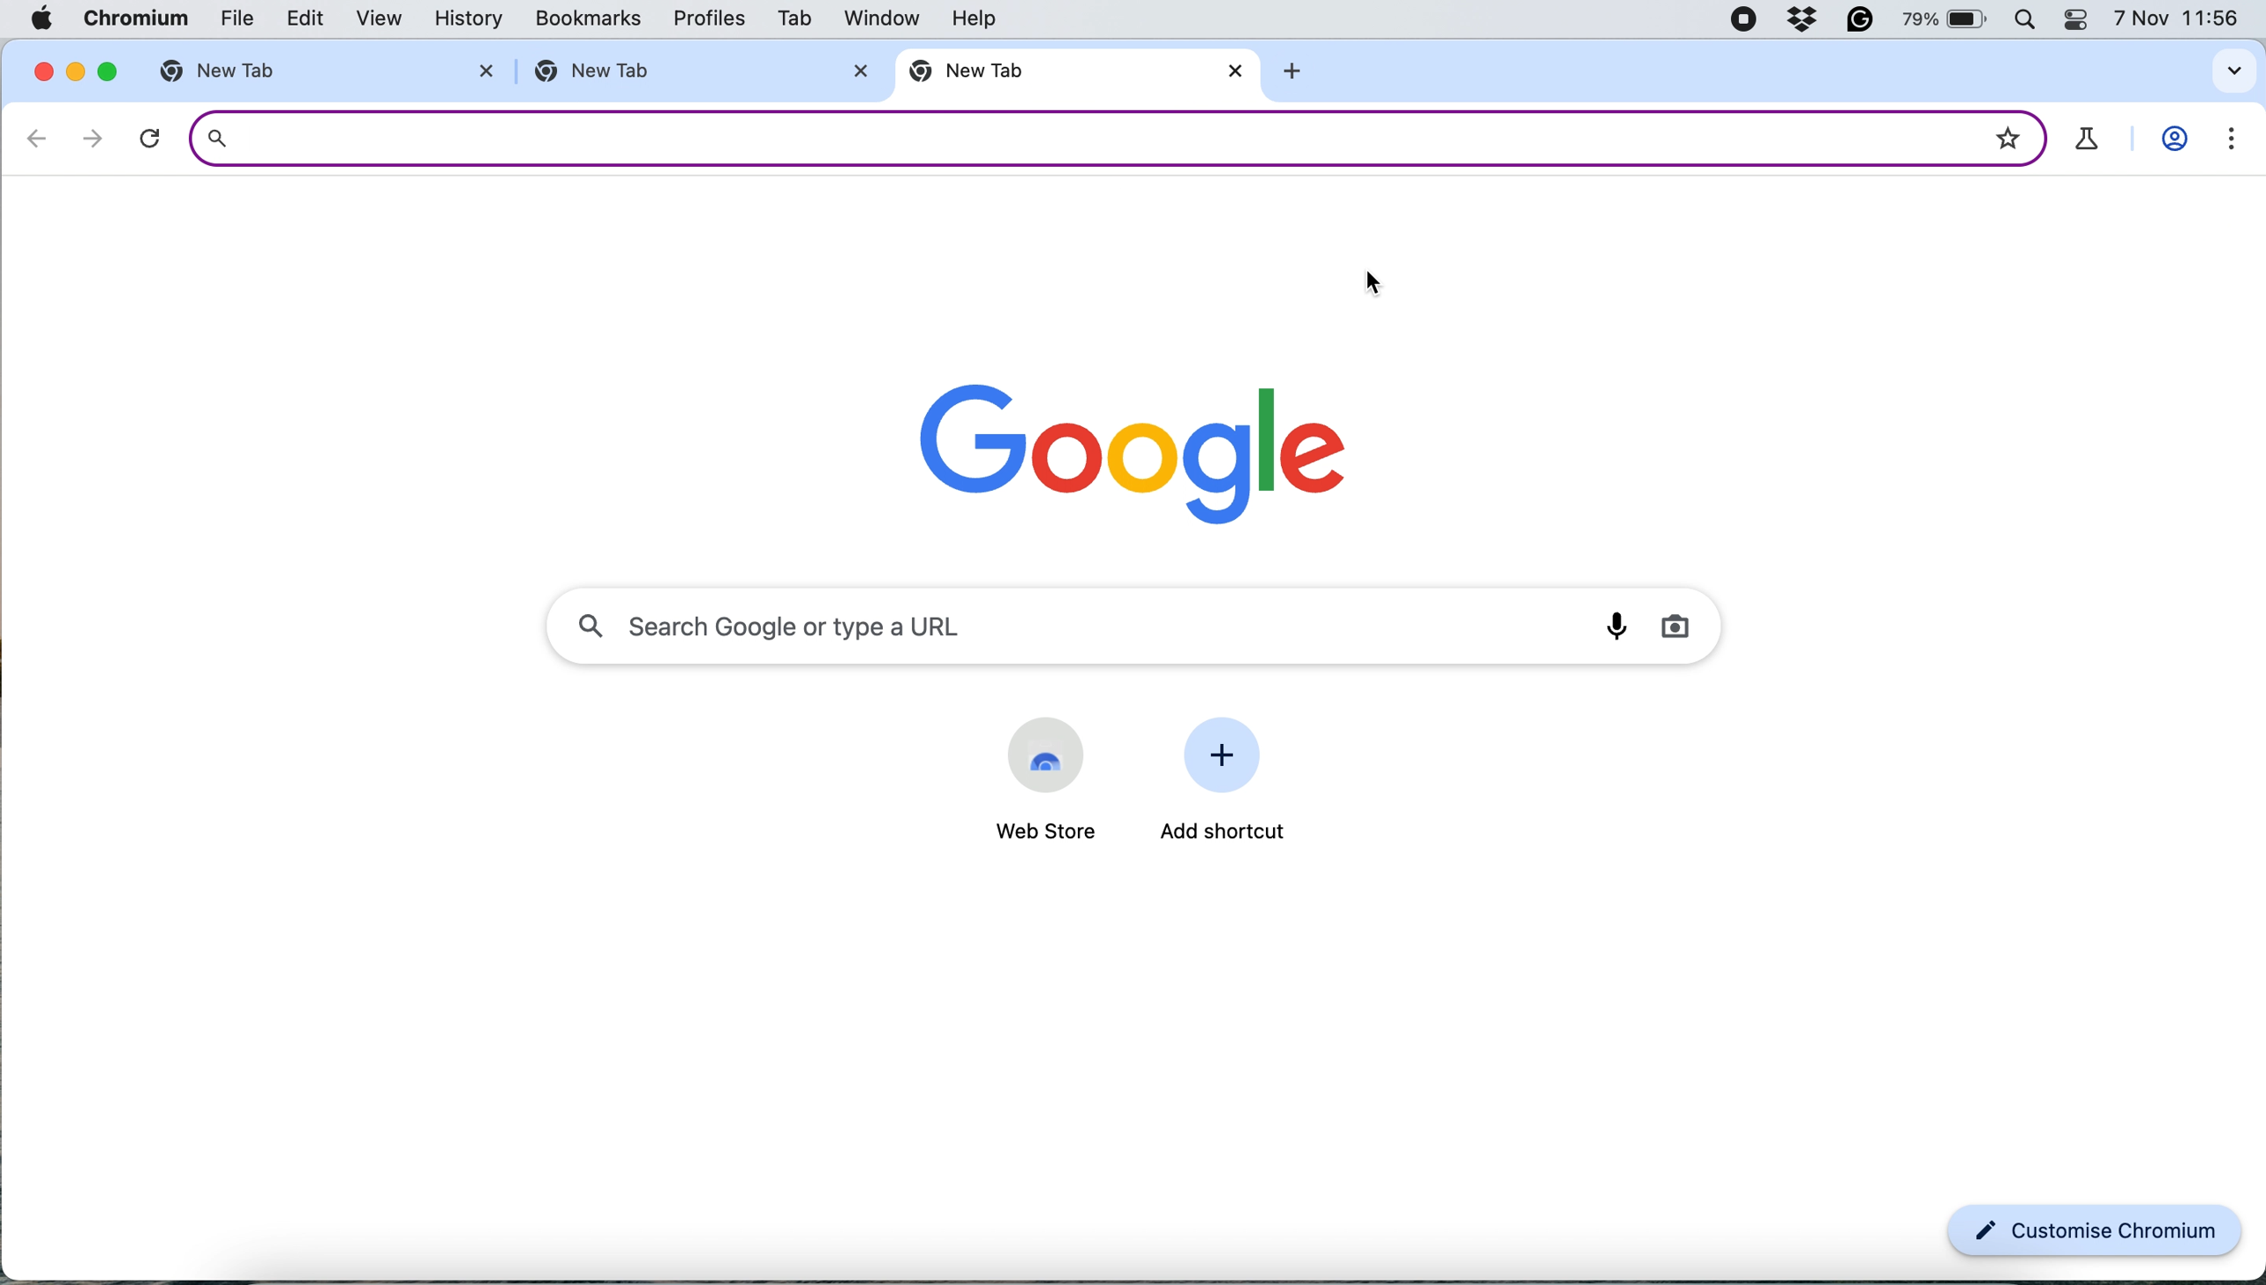  Describe the element at coordinates (150, 139) in the screenshot. I see `refresh` at that location.